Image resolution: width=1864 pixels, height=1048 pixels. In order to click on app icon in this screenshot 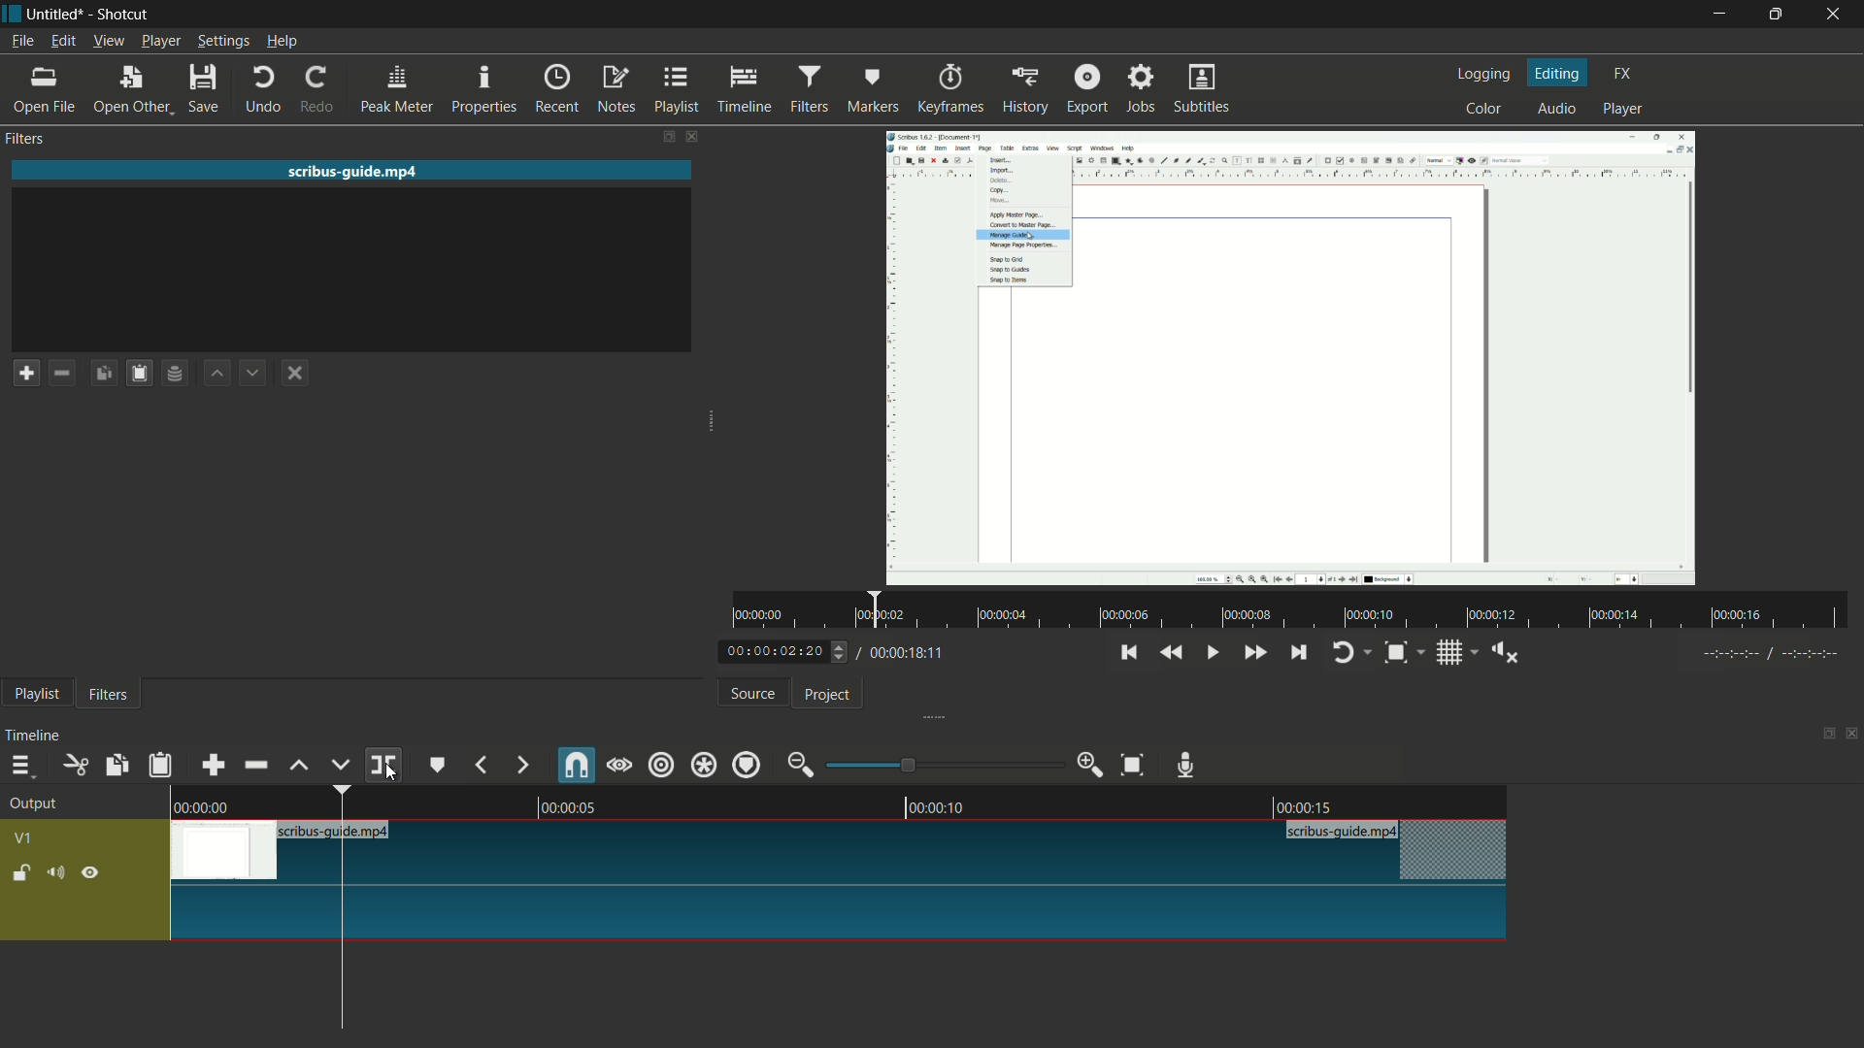, I will do `click(12, 12)`.